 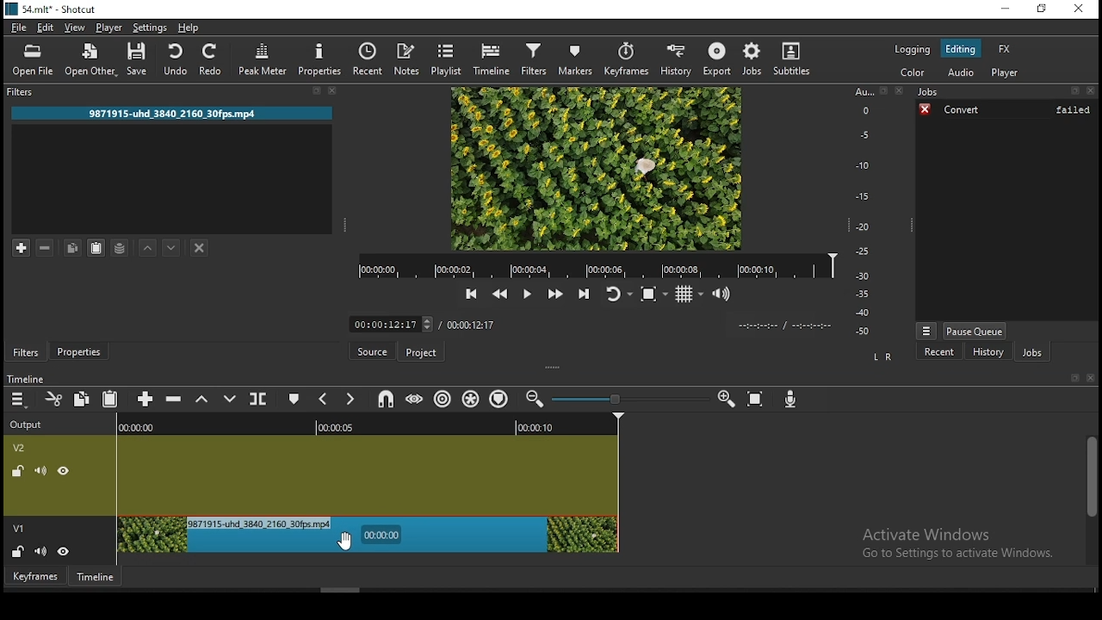 I want to click on jobs menu, so click(x=927, y=331).